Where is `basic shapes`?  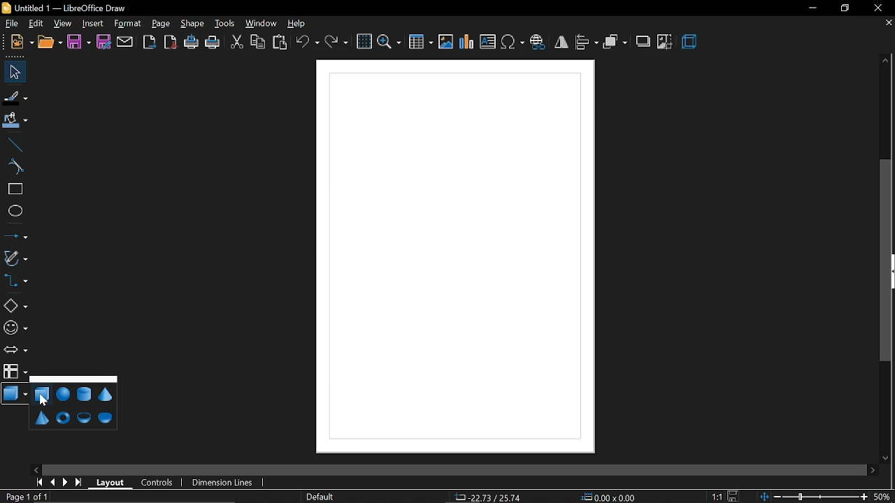 basic shapes is located at coordinates (15, 305).